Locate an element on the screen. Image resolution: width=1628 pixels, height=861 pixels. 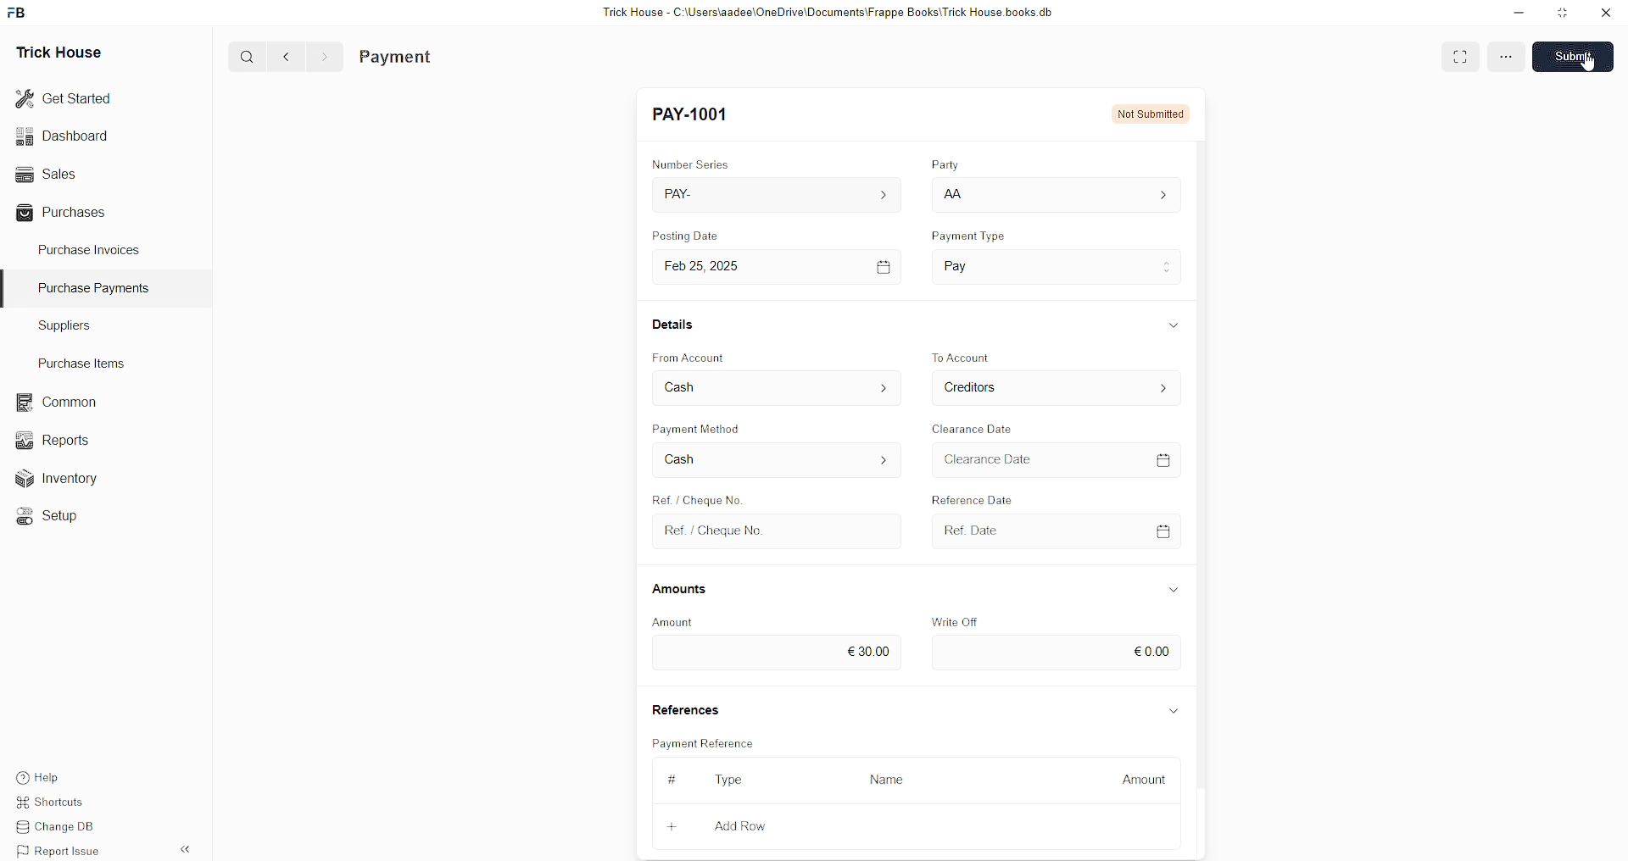
Change DB is located at coordinates (64, 828).